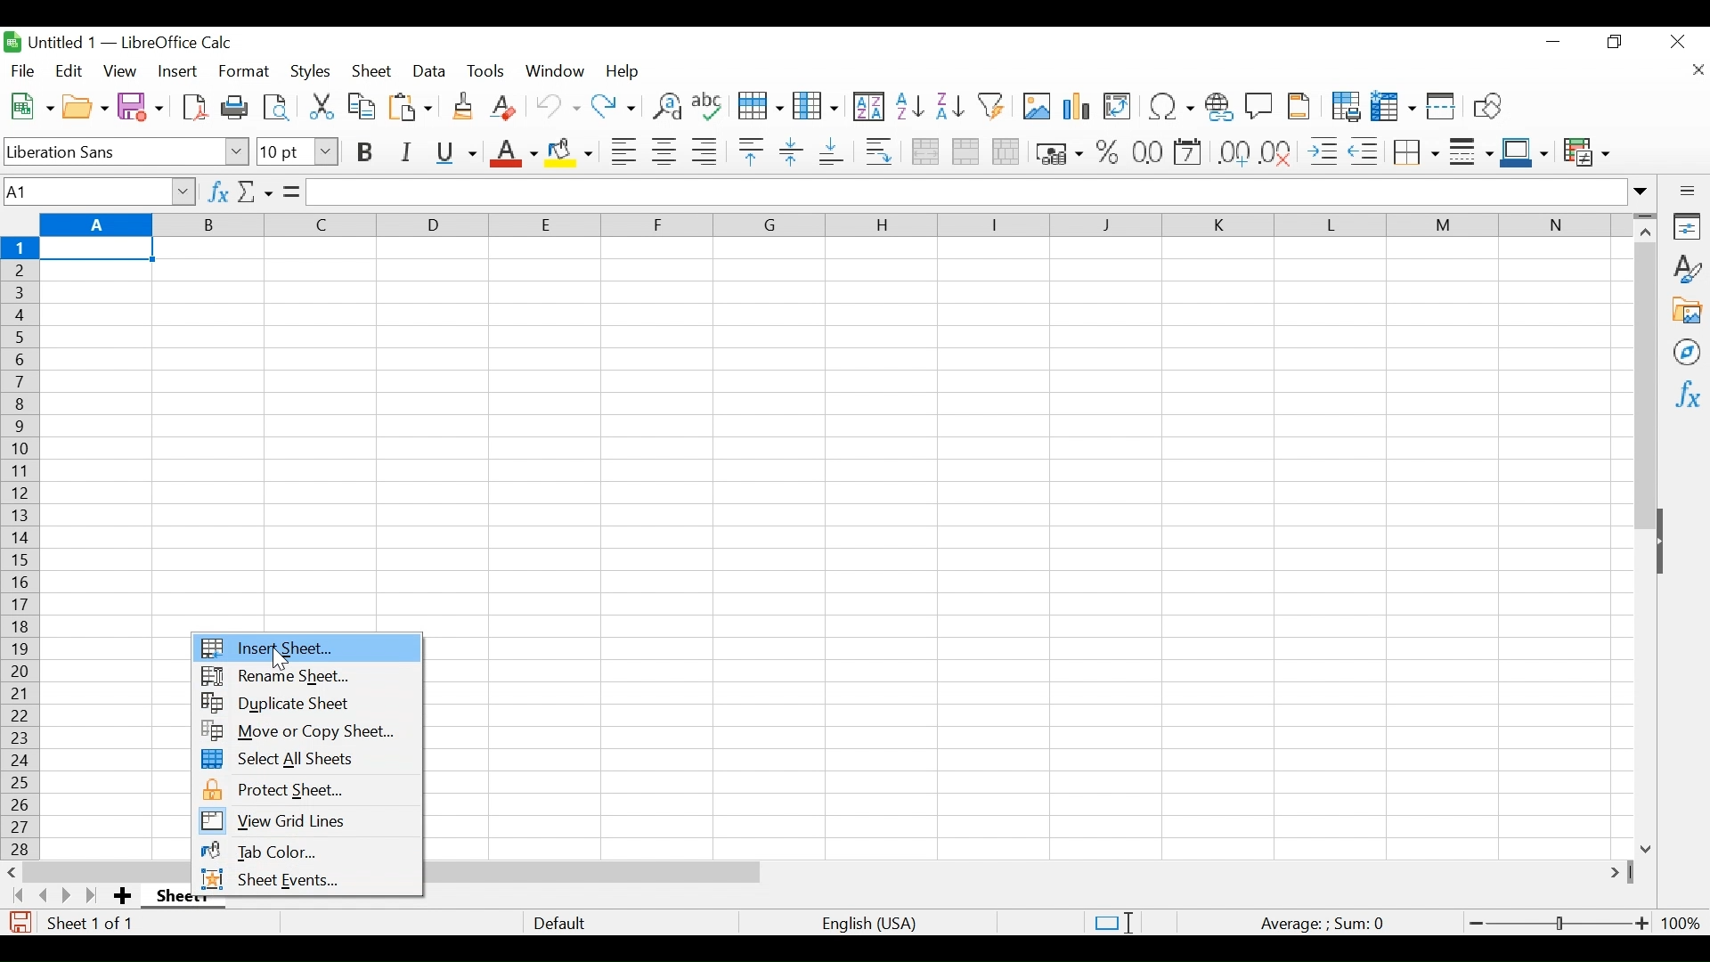 The image size is (1710, 962). What do you see at coordinates (41, 895) in the screenshot?
I see `Scroll to the previous sheet` at bounding box center [41, 895].